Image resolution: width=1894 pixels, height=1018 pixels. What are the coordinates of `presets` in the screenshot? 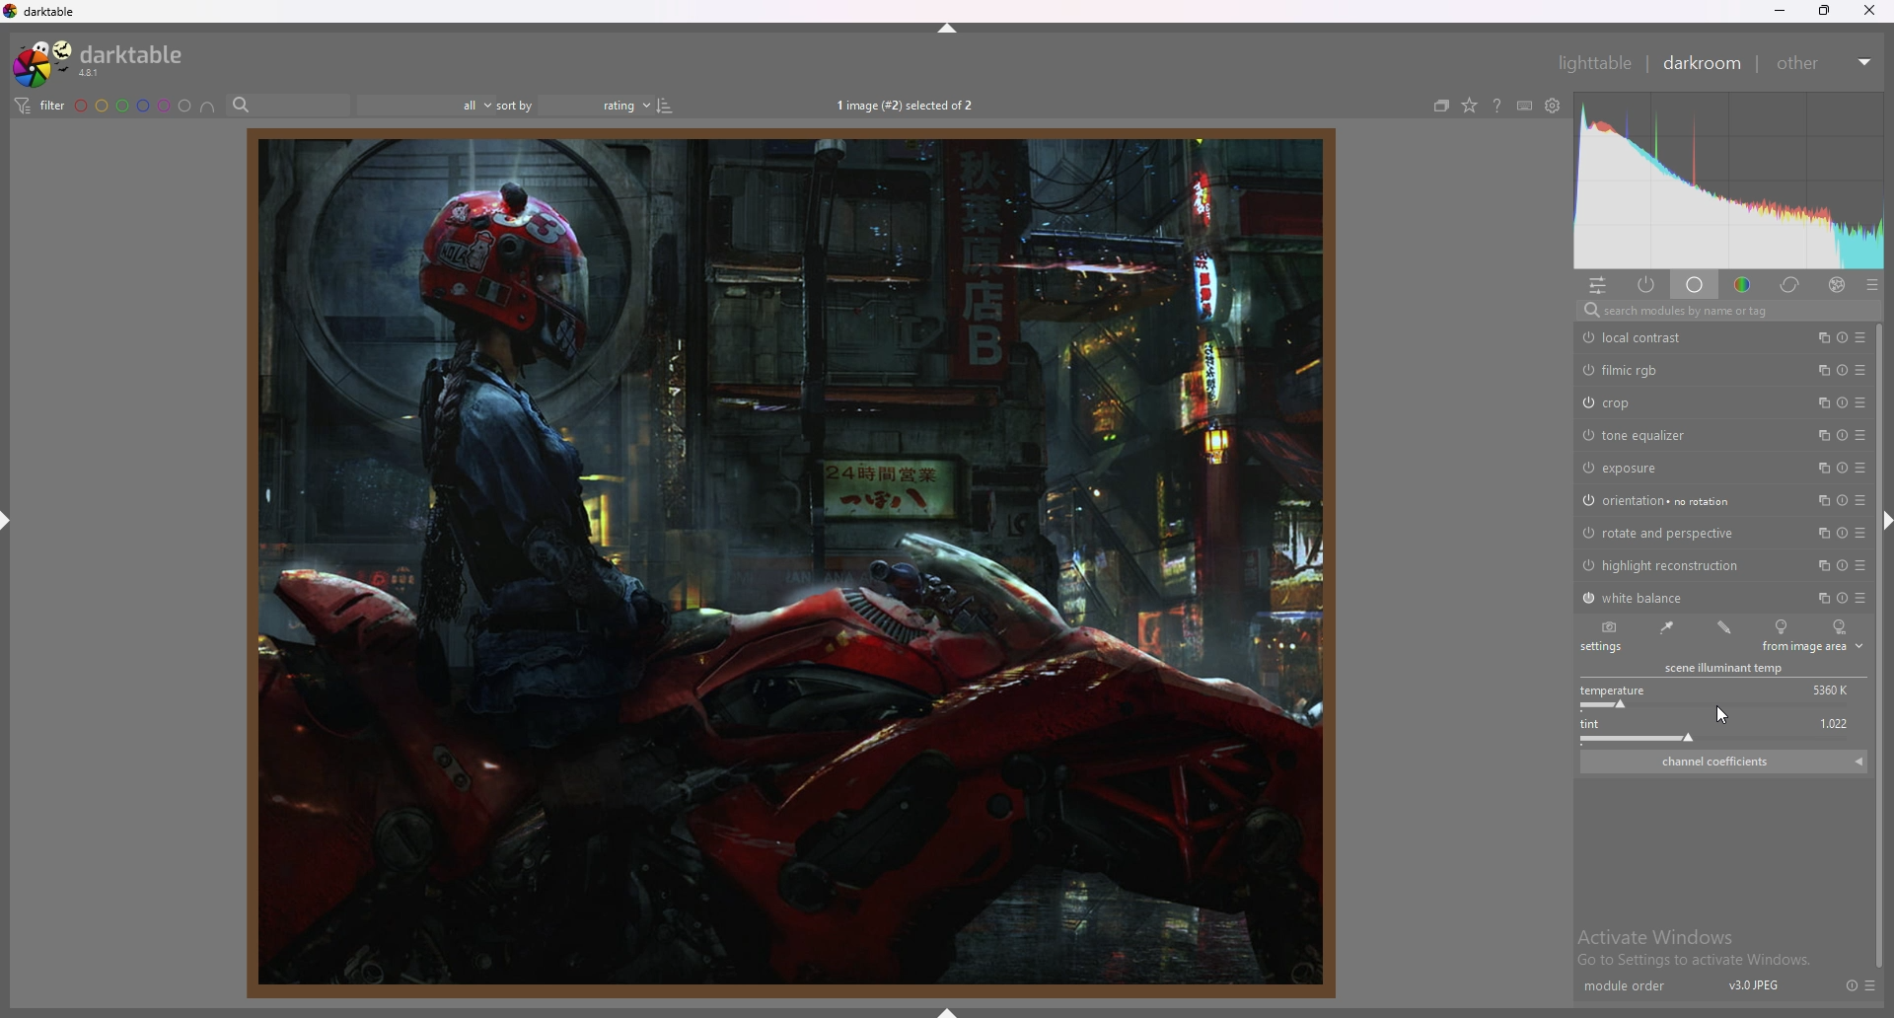 It's located at (1860, 436).